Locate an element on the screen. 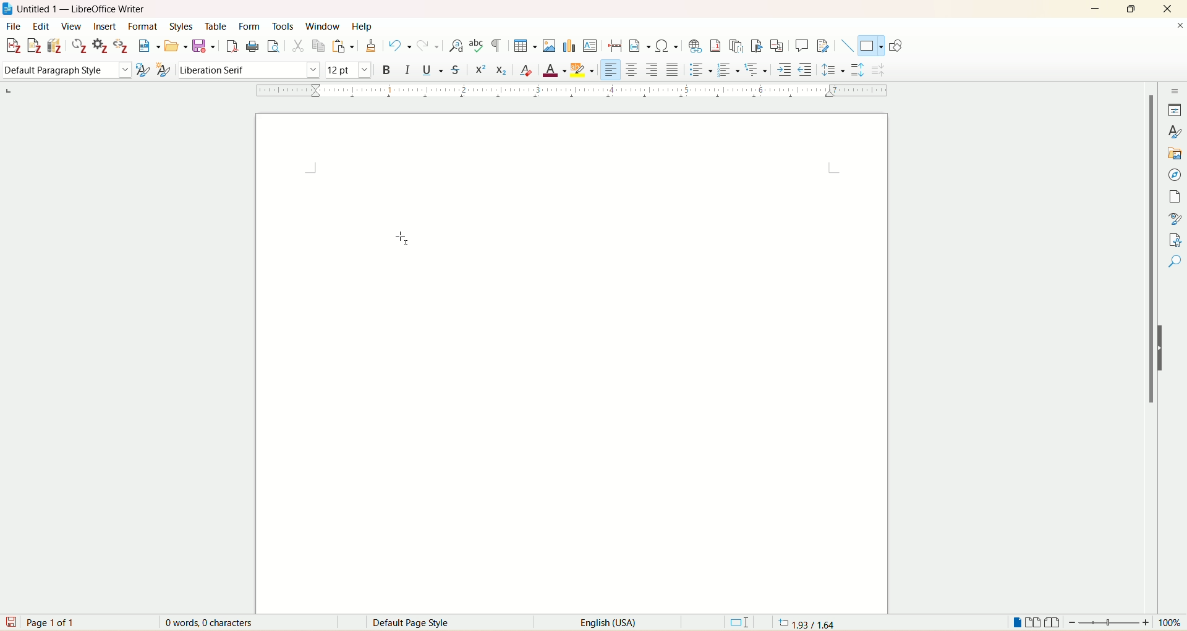 This screenshot has height=631, width=1187. single page view is located at coordinates (1017, 622).